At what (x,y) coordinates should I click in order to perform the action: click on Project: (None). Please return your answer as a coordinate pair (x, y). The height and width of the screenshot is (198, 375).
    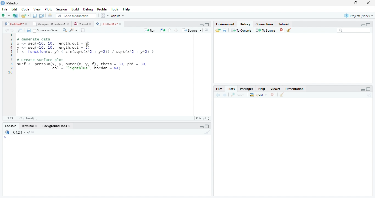
    Looking at the image, I should click on (359, 16).